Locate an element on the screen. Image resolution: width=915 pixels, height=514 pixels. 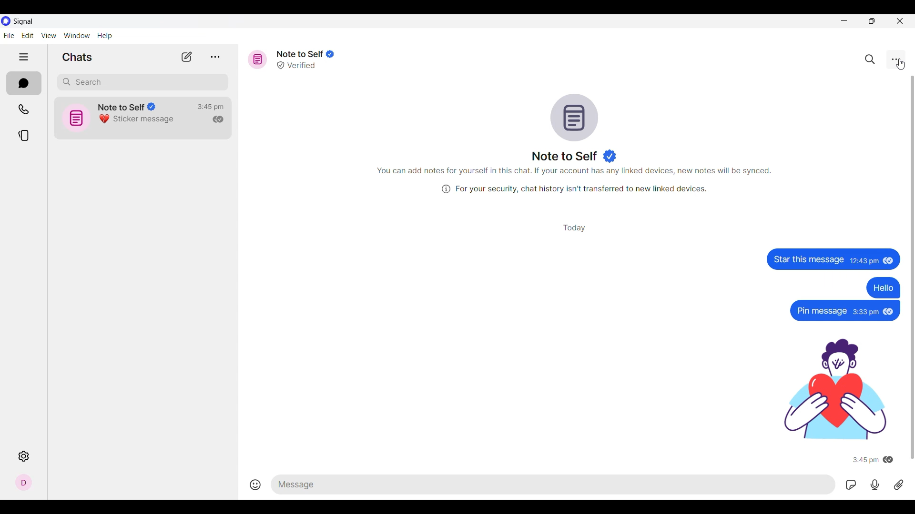
Hello is located at coordinates (884, 287).